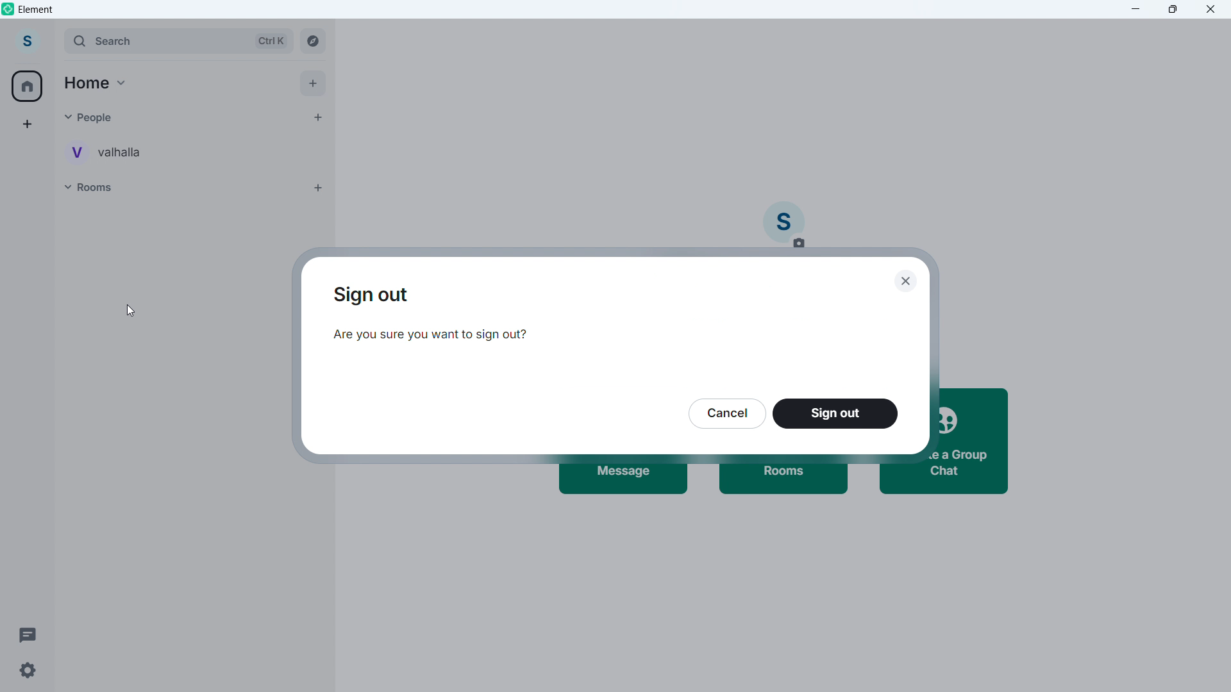 The height and width of the screenshot is (692, 1231). What do you see at coordinates (37, 11) in the screenshot?
I see `element` at bounding box center [37, 11].